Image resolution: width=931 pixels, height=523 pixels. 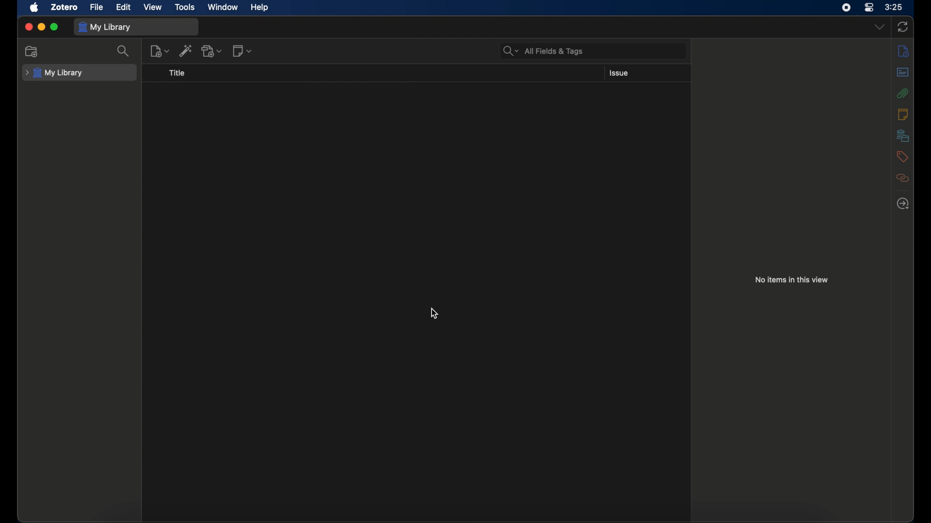 What do you see at coordinates (902, 178) in the screenshot?
I see `related` at bounding box center [902, 178].